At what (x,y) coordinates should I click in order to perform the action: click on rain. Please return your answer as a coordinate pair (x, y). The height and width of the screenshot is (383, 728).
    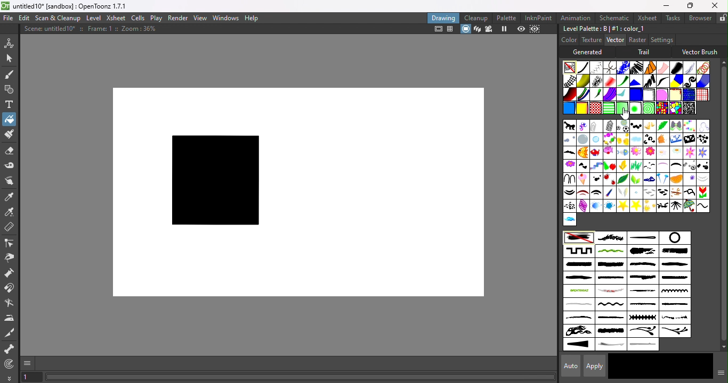
    Looking at the image, I should click on (636, 192).